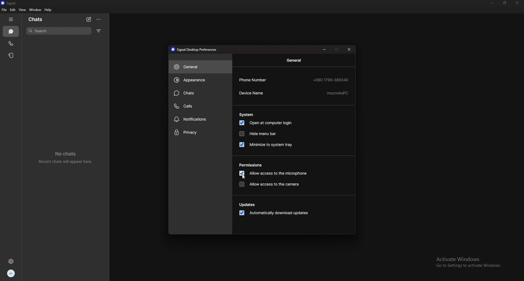 This screenshot has height=281, width=524. I want to click on minimize, so click(493, 3).